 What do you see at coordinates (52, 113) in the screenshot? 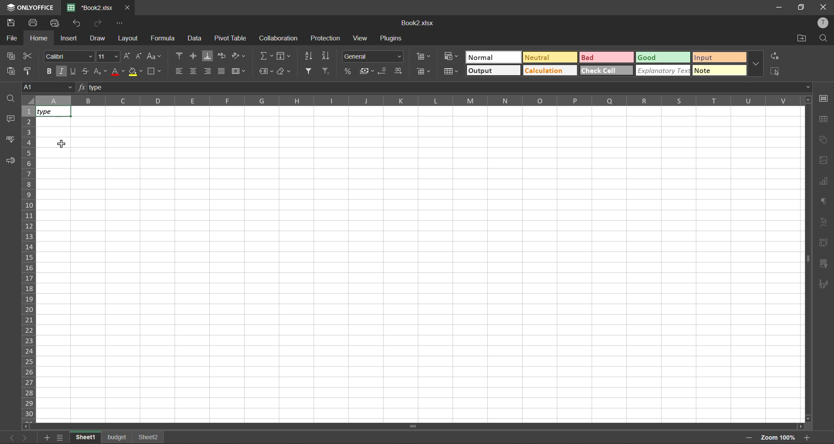
I see `text in italic font` at bounding box center [52, 113].